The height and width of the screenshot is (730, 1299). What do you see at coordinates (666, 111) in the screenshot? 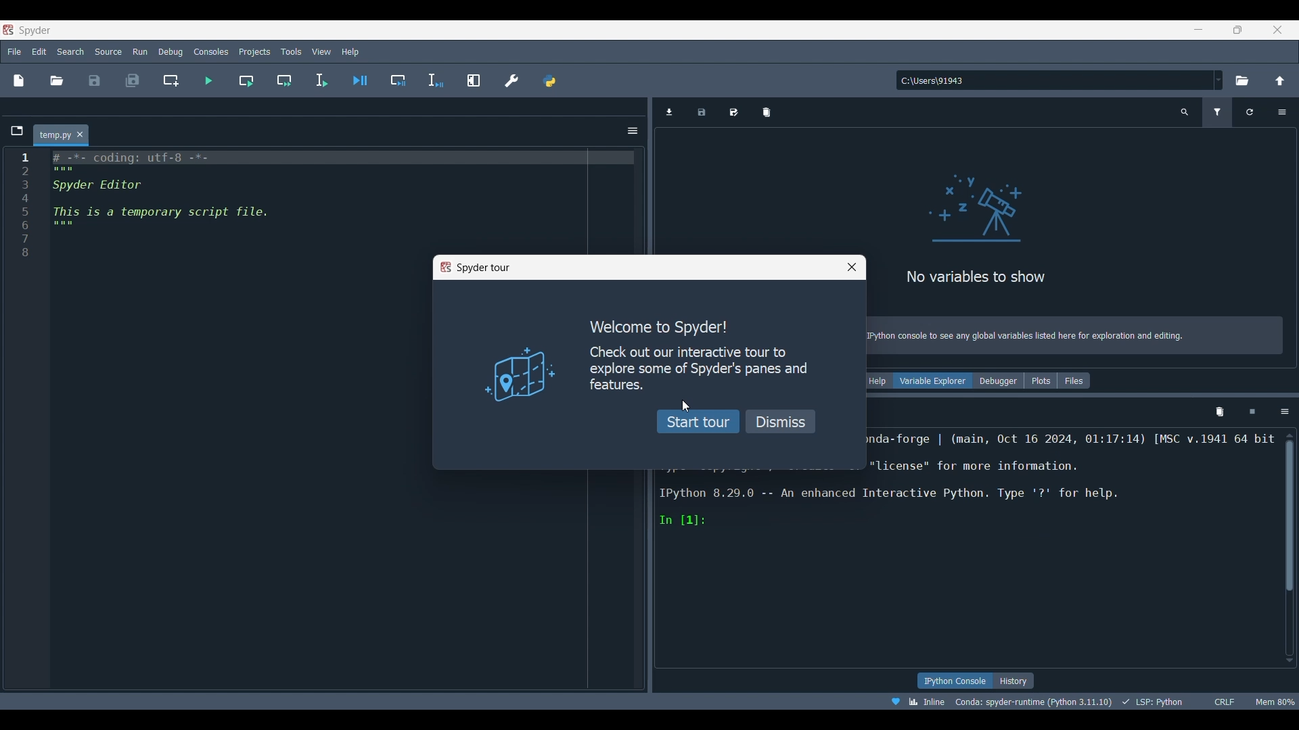
I see `download` at bounding box center [666, 111].